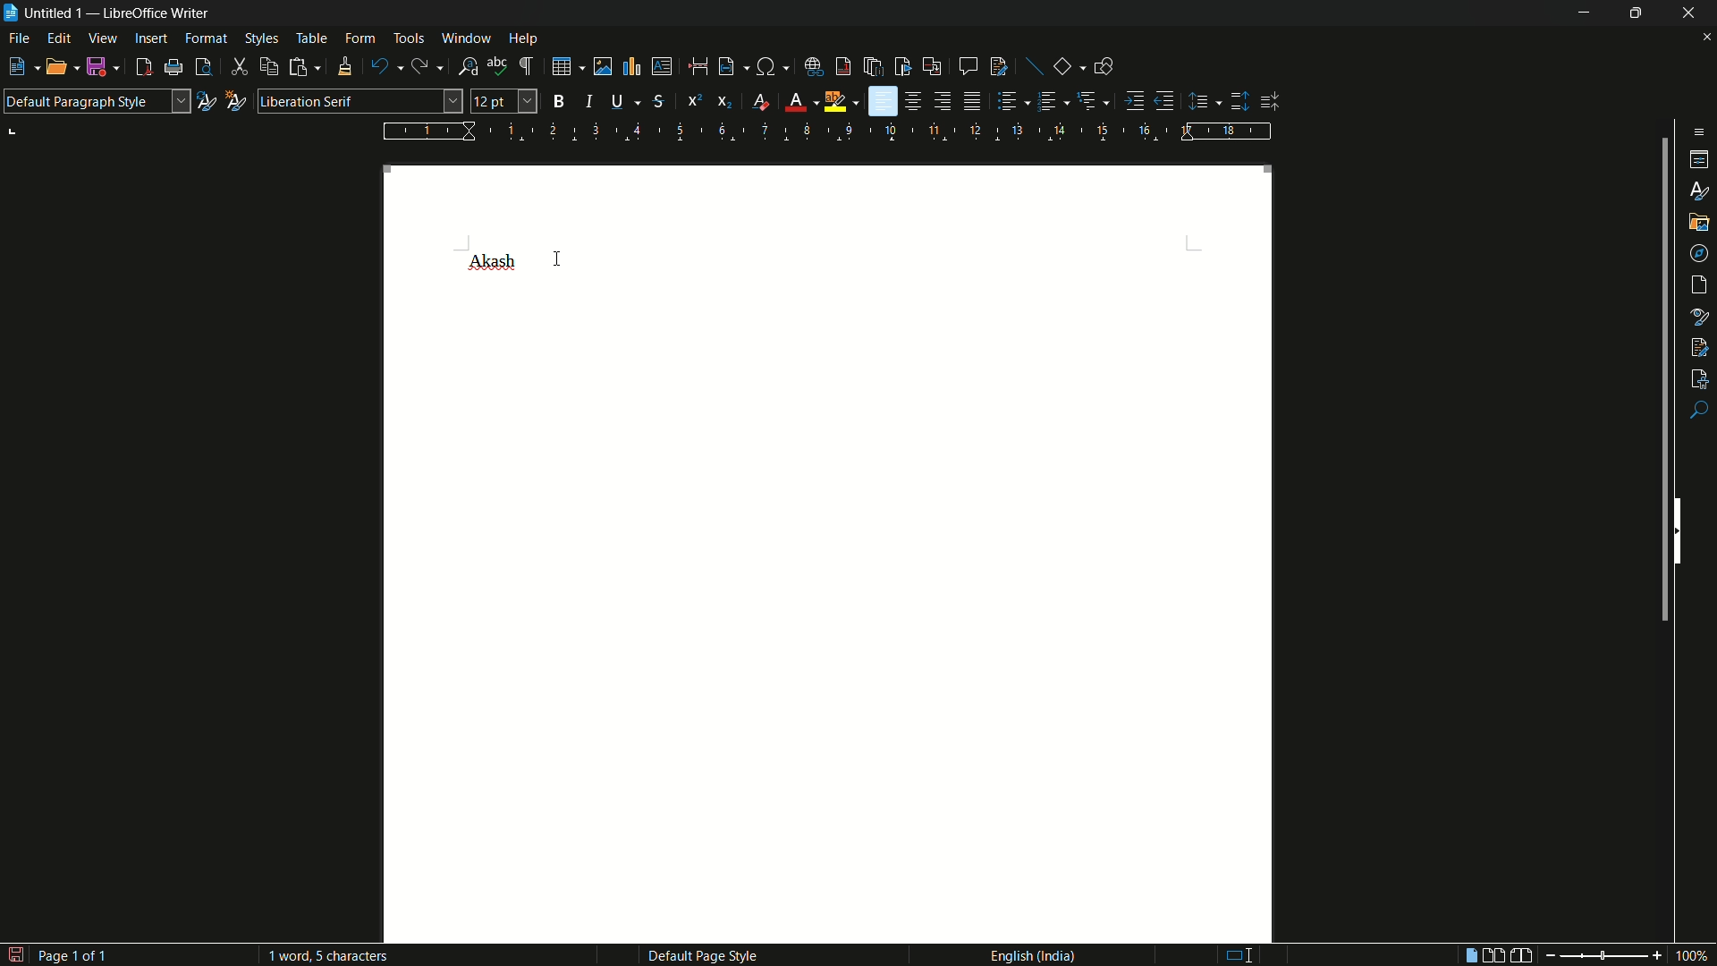 Image resolution: width=1717 pixels, height=966 pixels. Describe the element at coordinates (1049, 100) in the screenshot. I see `toggle ordered list` at that location.